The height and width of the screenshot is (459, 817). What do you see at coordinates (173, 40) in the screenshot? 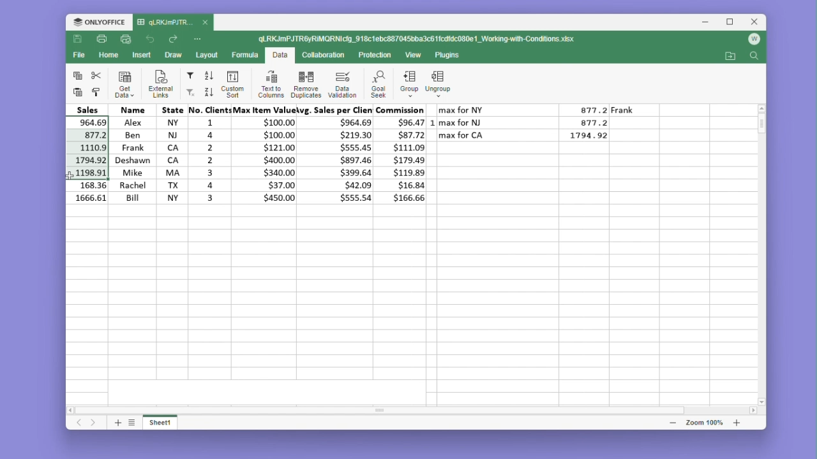
I see `Go forward` at bounding box center [173, 40].